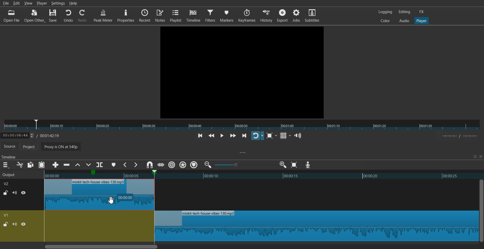 This screenshot has width=484, height=249. Describe the element at coordinates (404, 20) in the screenshot. I see `Audio` at that location.